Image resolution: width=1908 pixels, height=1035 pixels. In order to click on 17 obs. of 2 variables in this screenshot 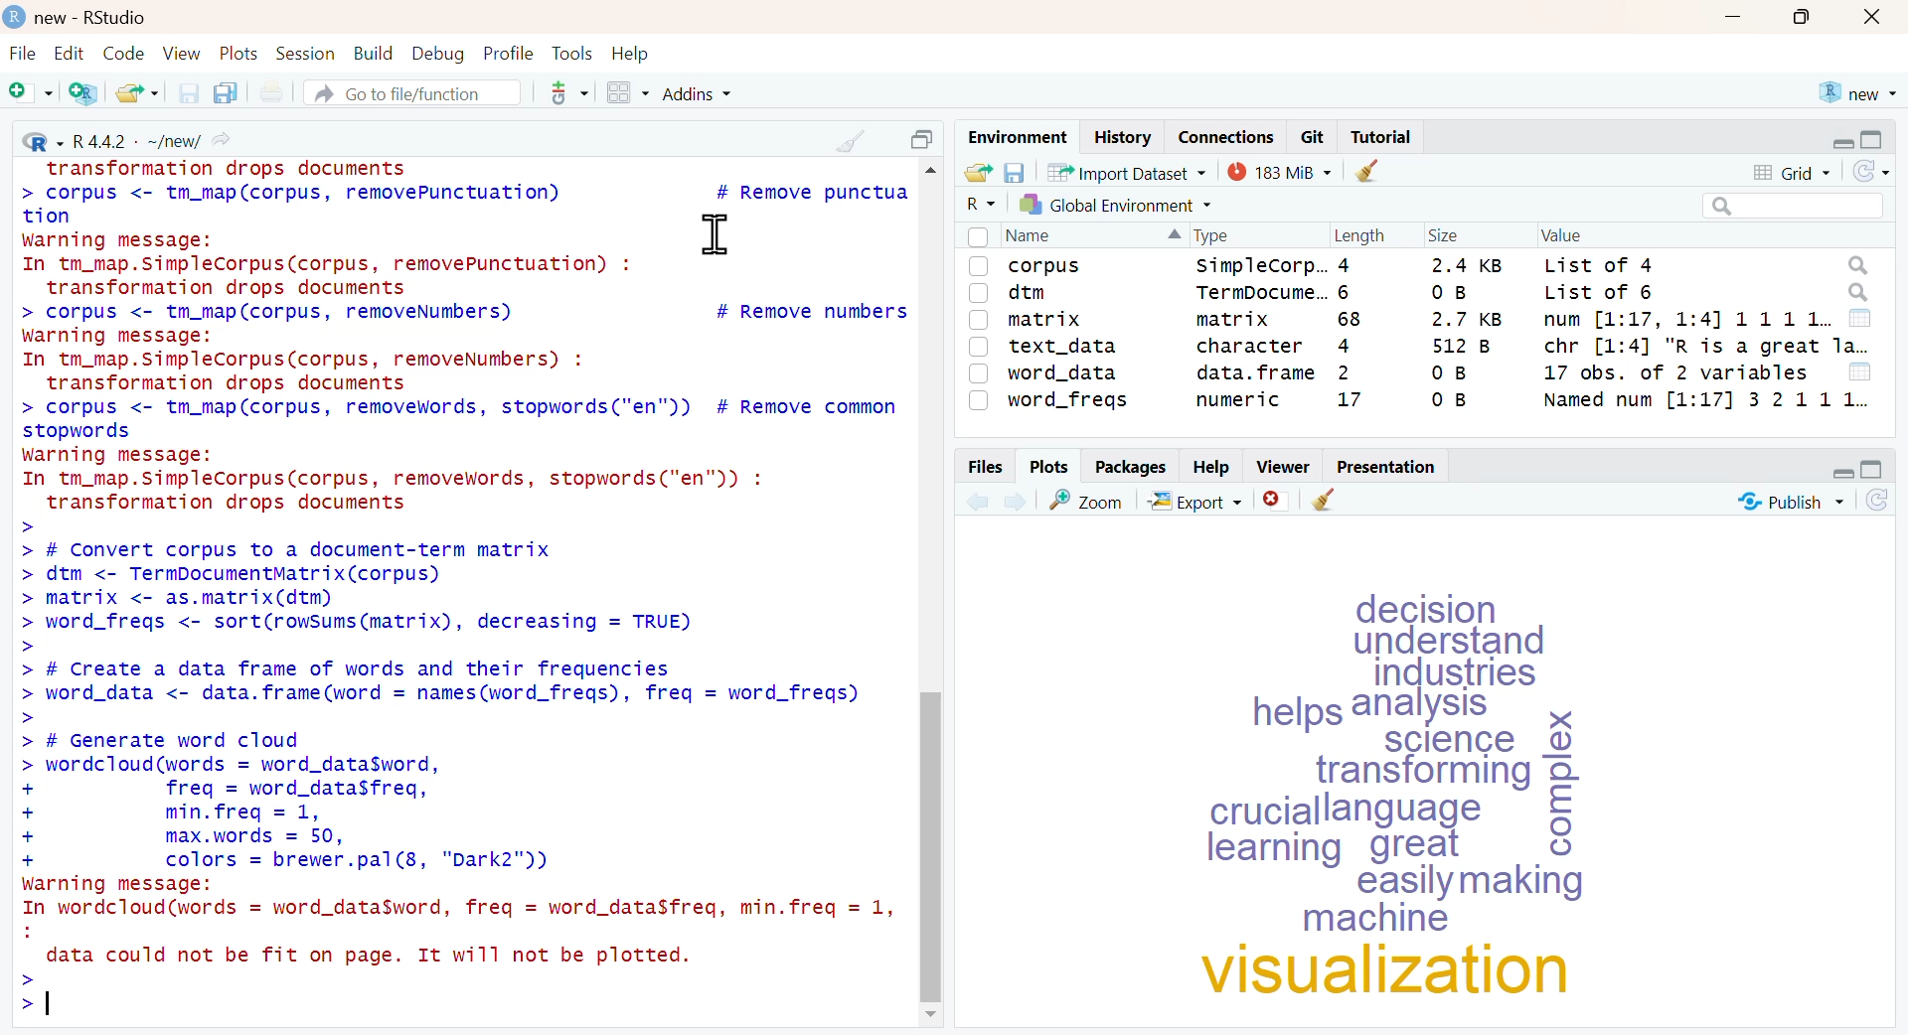, I will do `click(1674, 371)`.